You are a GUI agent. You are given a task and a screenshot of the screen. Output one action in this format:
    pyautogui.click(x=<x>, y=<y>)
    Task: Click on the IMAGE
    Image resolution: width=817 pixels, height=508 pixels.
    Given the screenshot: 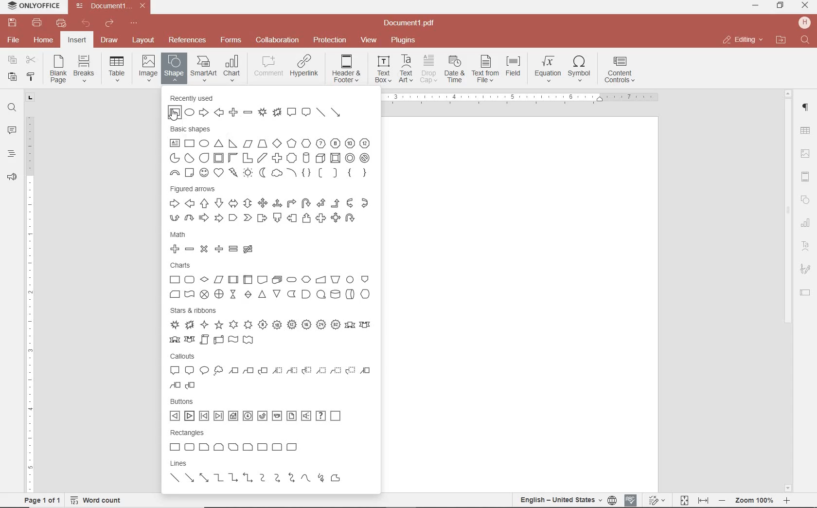 What is the action you would take?
    pyautogui.click(x=806, y=155)
    